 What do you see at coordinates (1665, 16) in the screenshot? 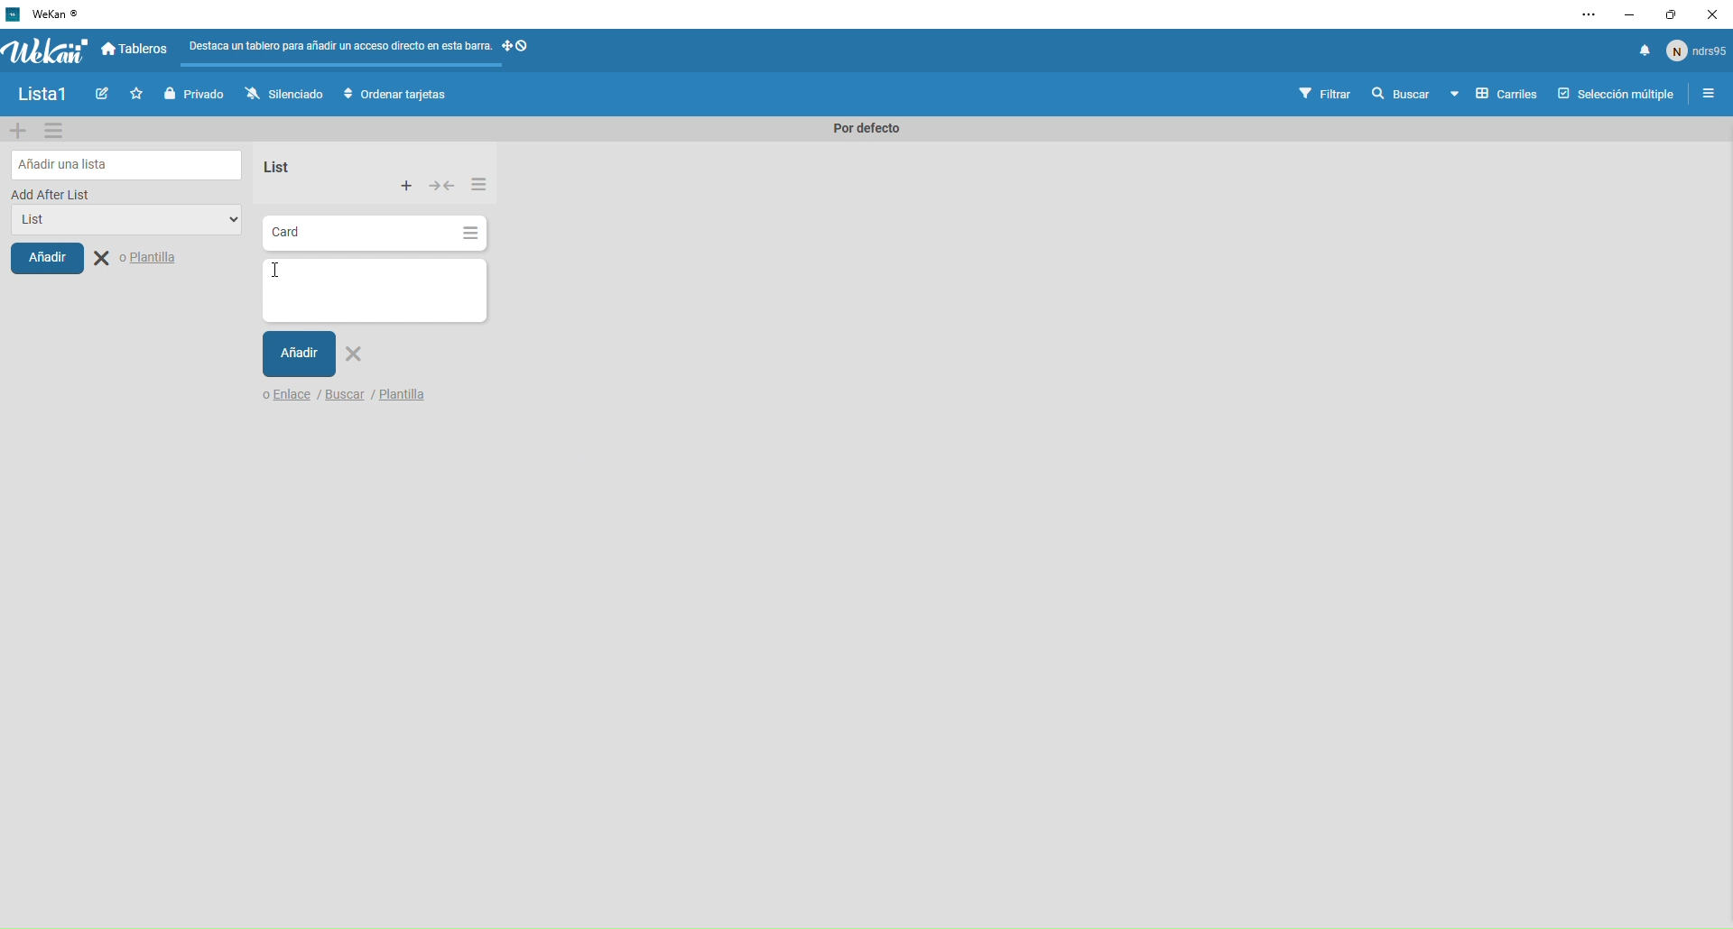
I see `maximise` at bounding box center [1665, 16].